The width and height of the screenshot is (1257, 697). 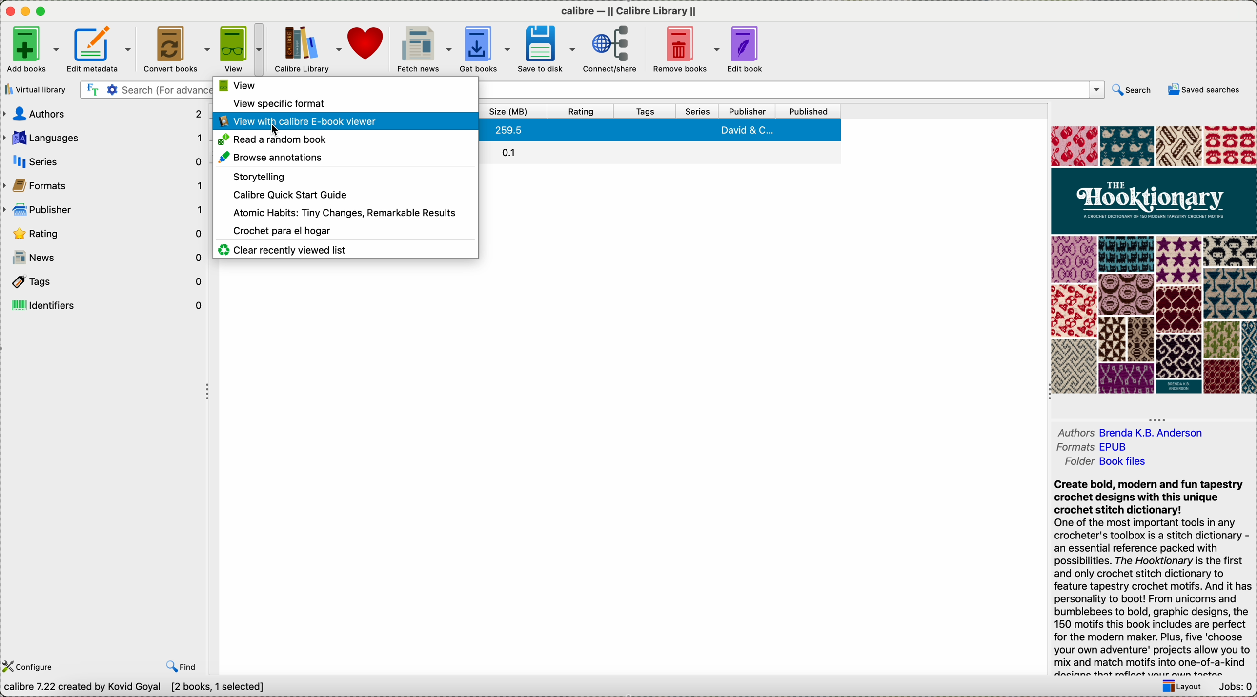 I want to click on minimize program, so click(x=27, y=12).